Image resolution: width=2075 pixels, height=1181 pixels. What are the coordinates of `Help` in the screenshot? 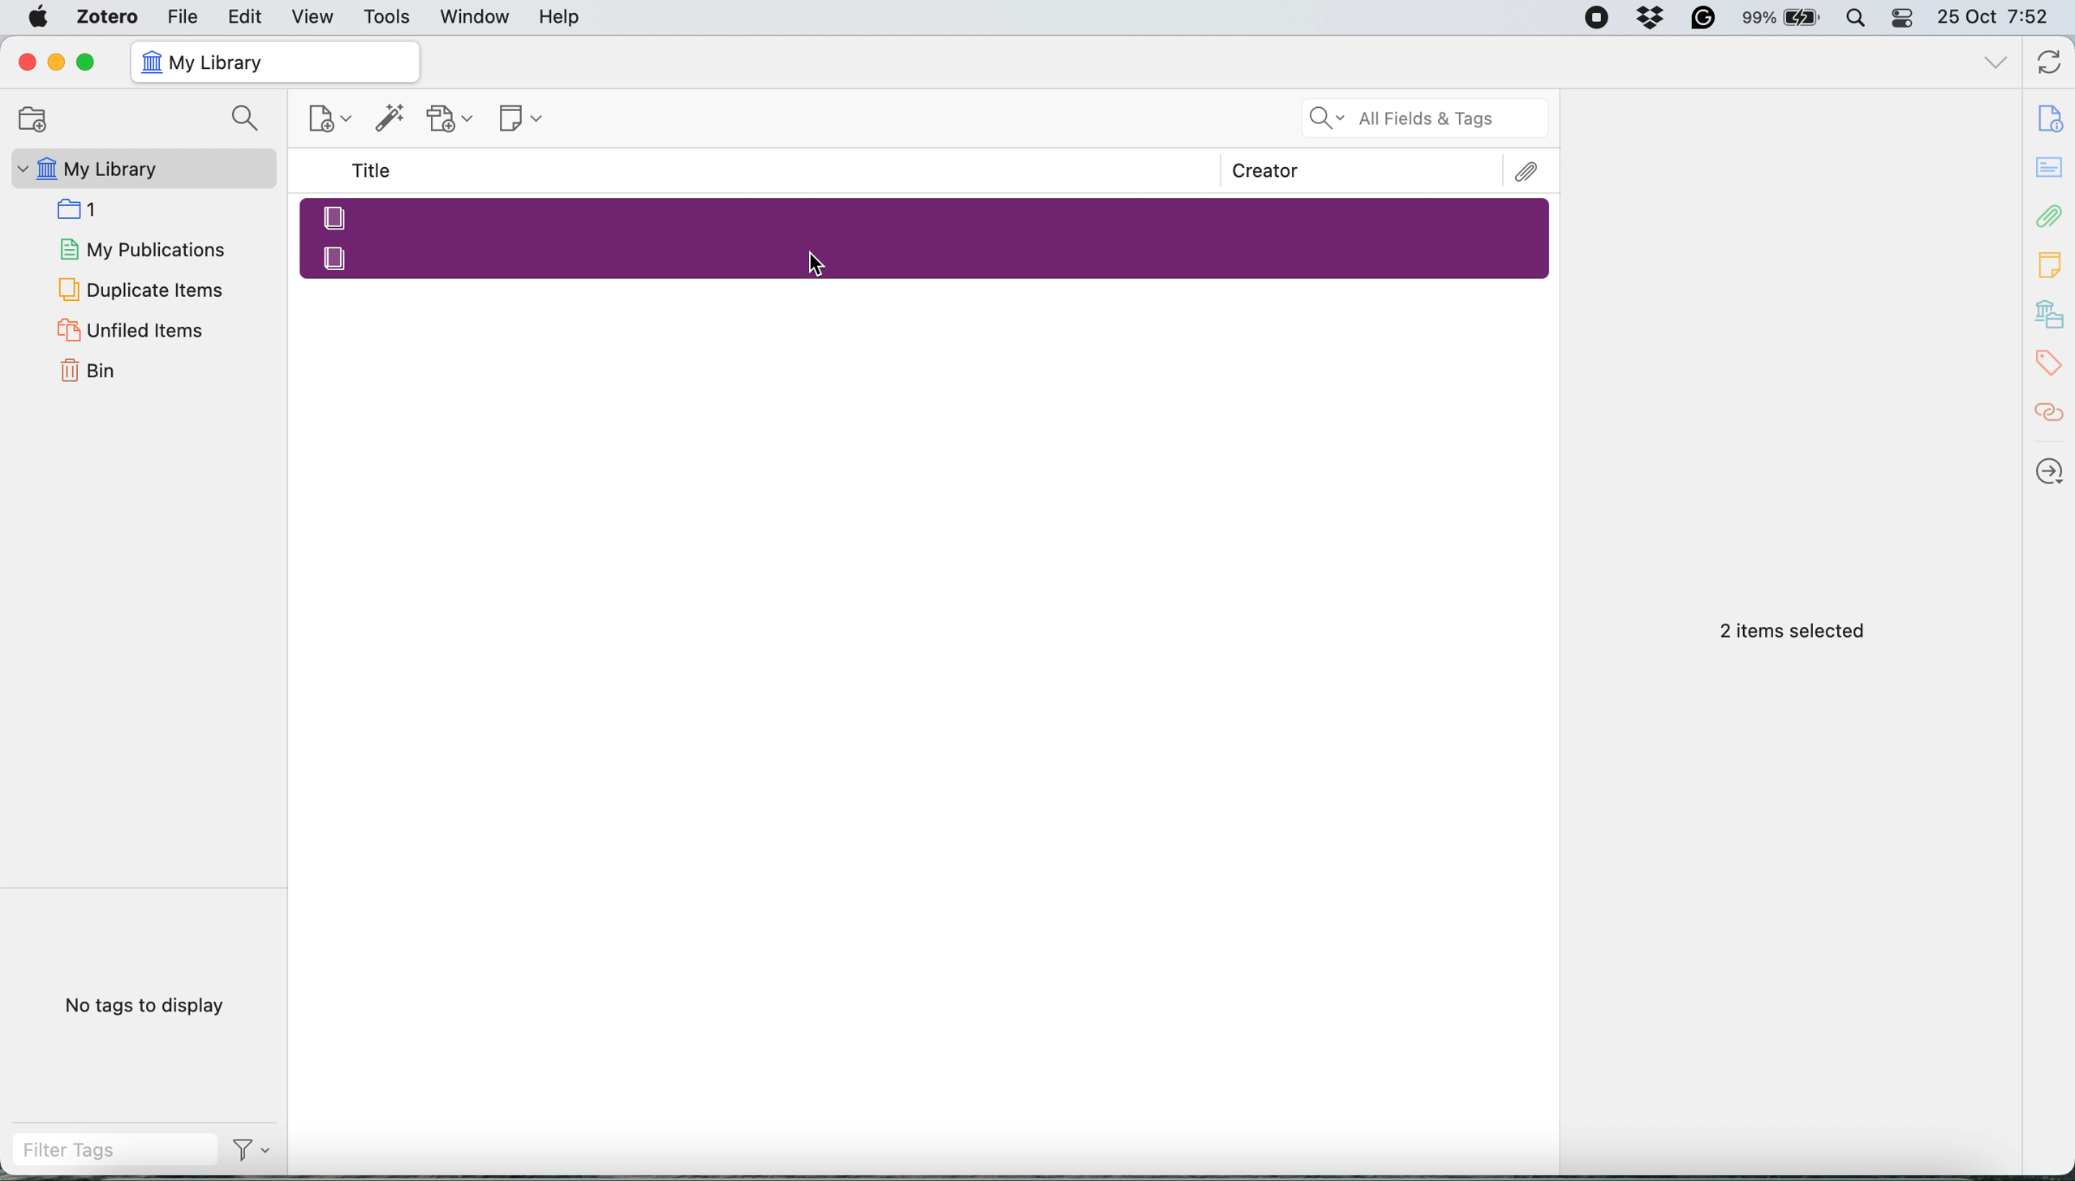 It's located at (559, 16).